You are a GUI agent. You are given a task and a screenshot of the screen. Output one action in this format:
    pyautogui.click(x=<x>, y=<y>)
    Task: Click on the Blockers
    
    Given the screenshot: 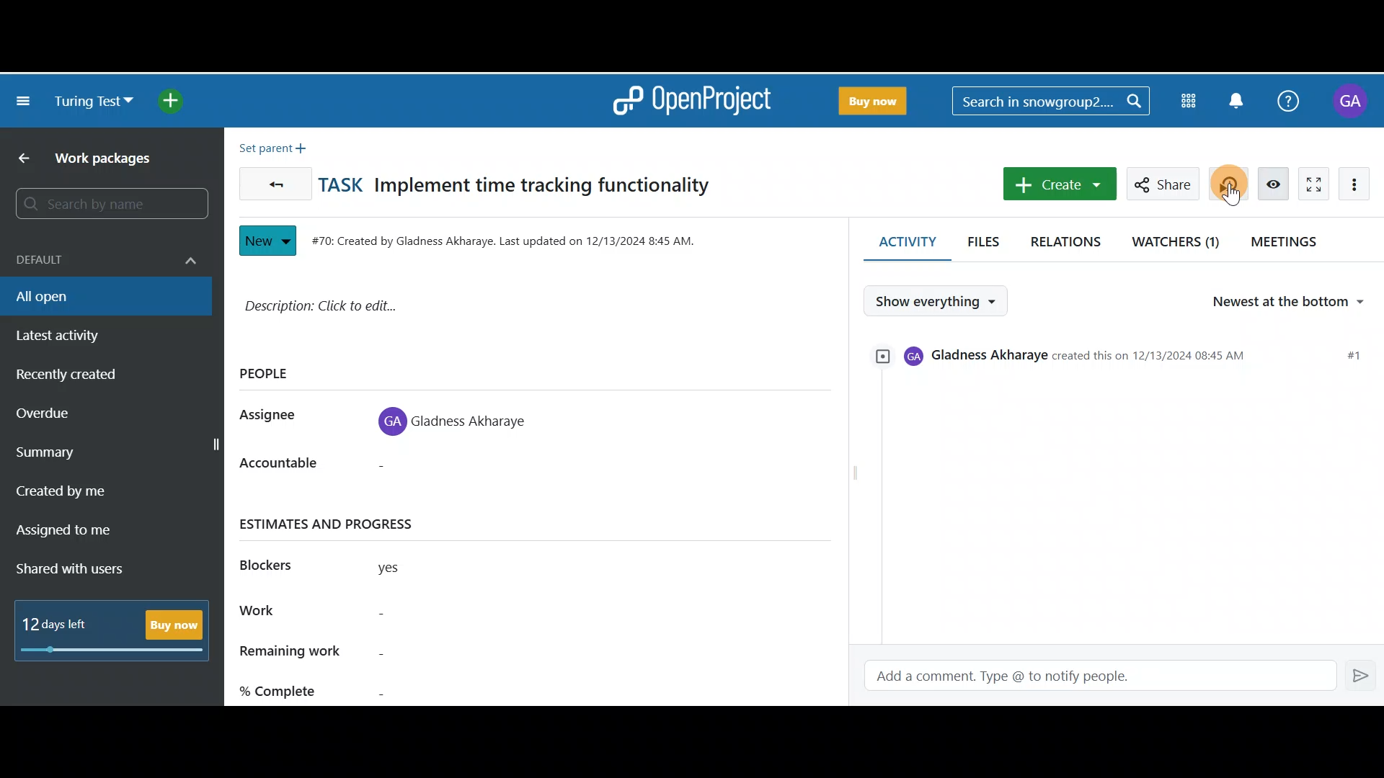 What is the action you would take?
    pyautogui.click(x=275, y=563)
    